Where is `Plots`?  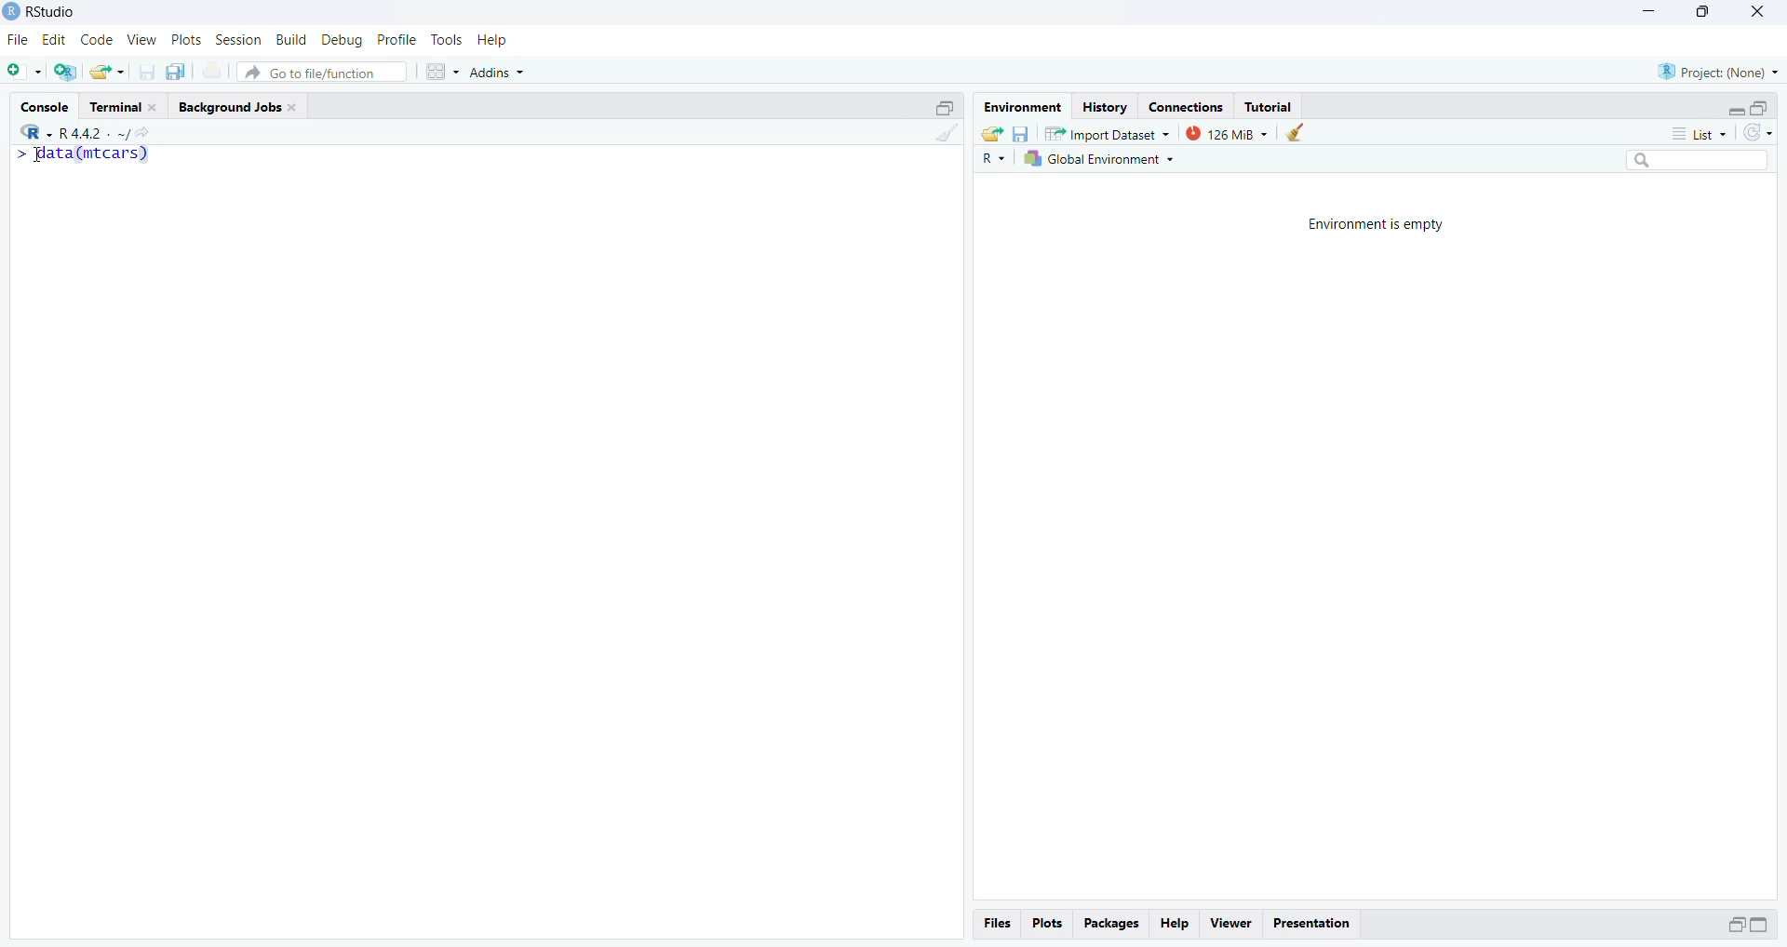 Plots is located at coordinates (185, 40).